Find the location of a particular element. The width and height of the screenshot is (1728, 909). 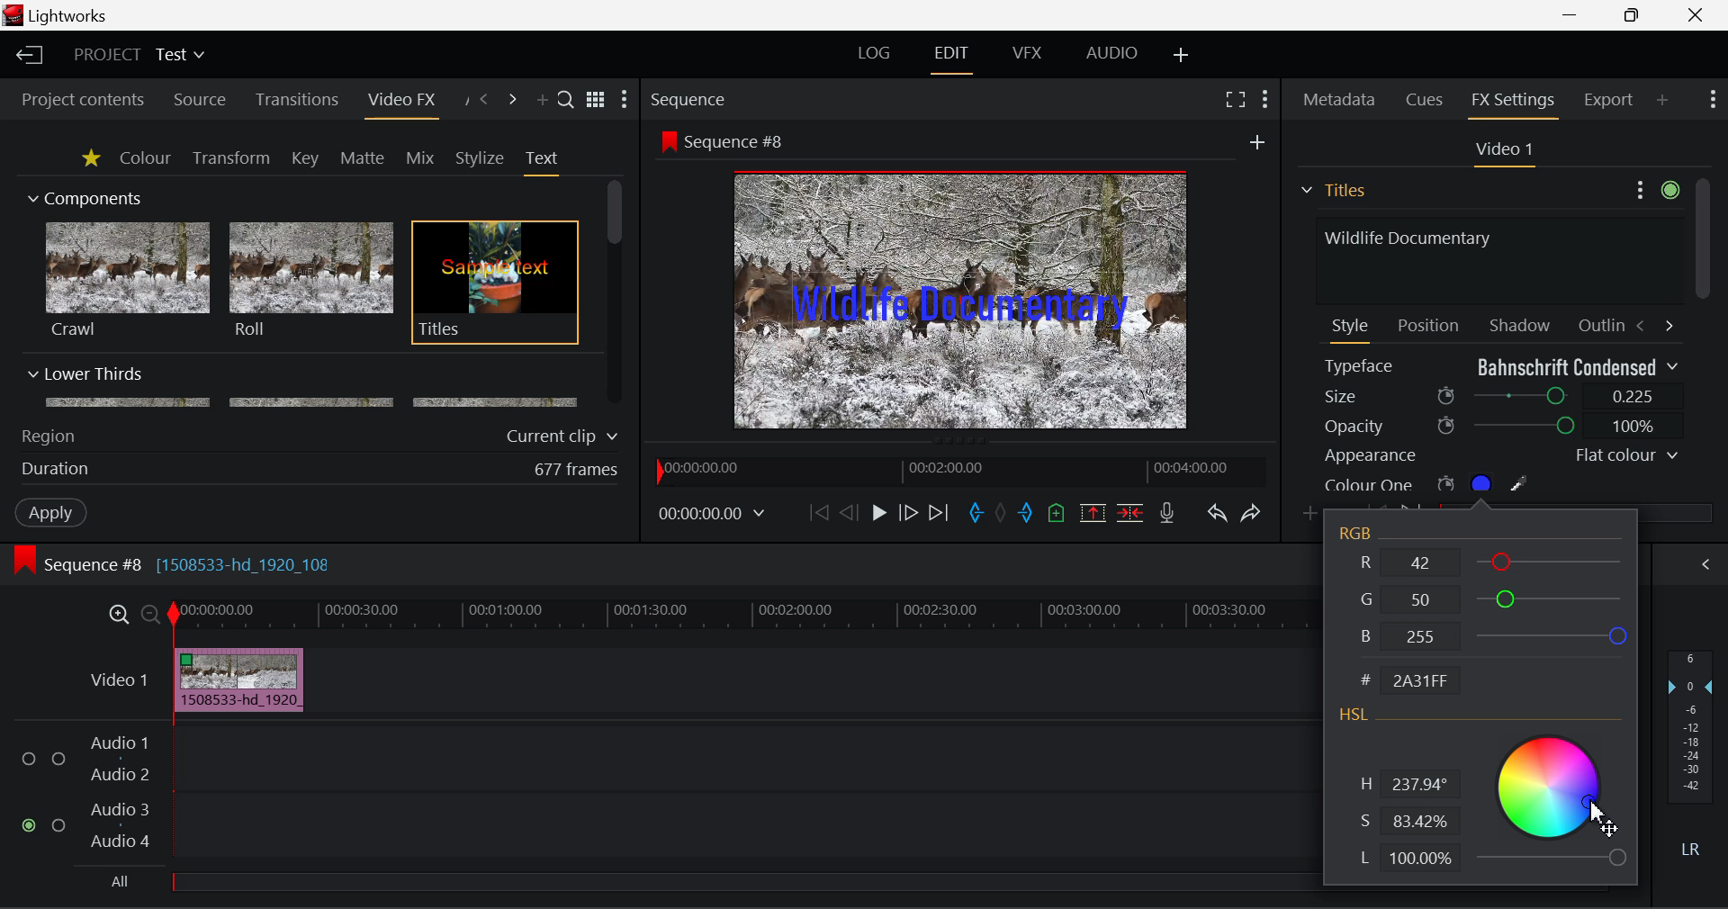

S is located at coordinates (1405, 823).